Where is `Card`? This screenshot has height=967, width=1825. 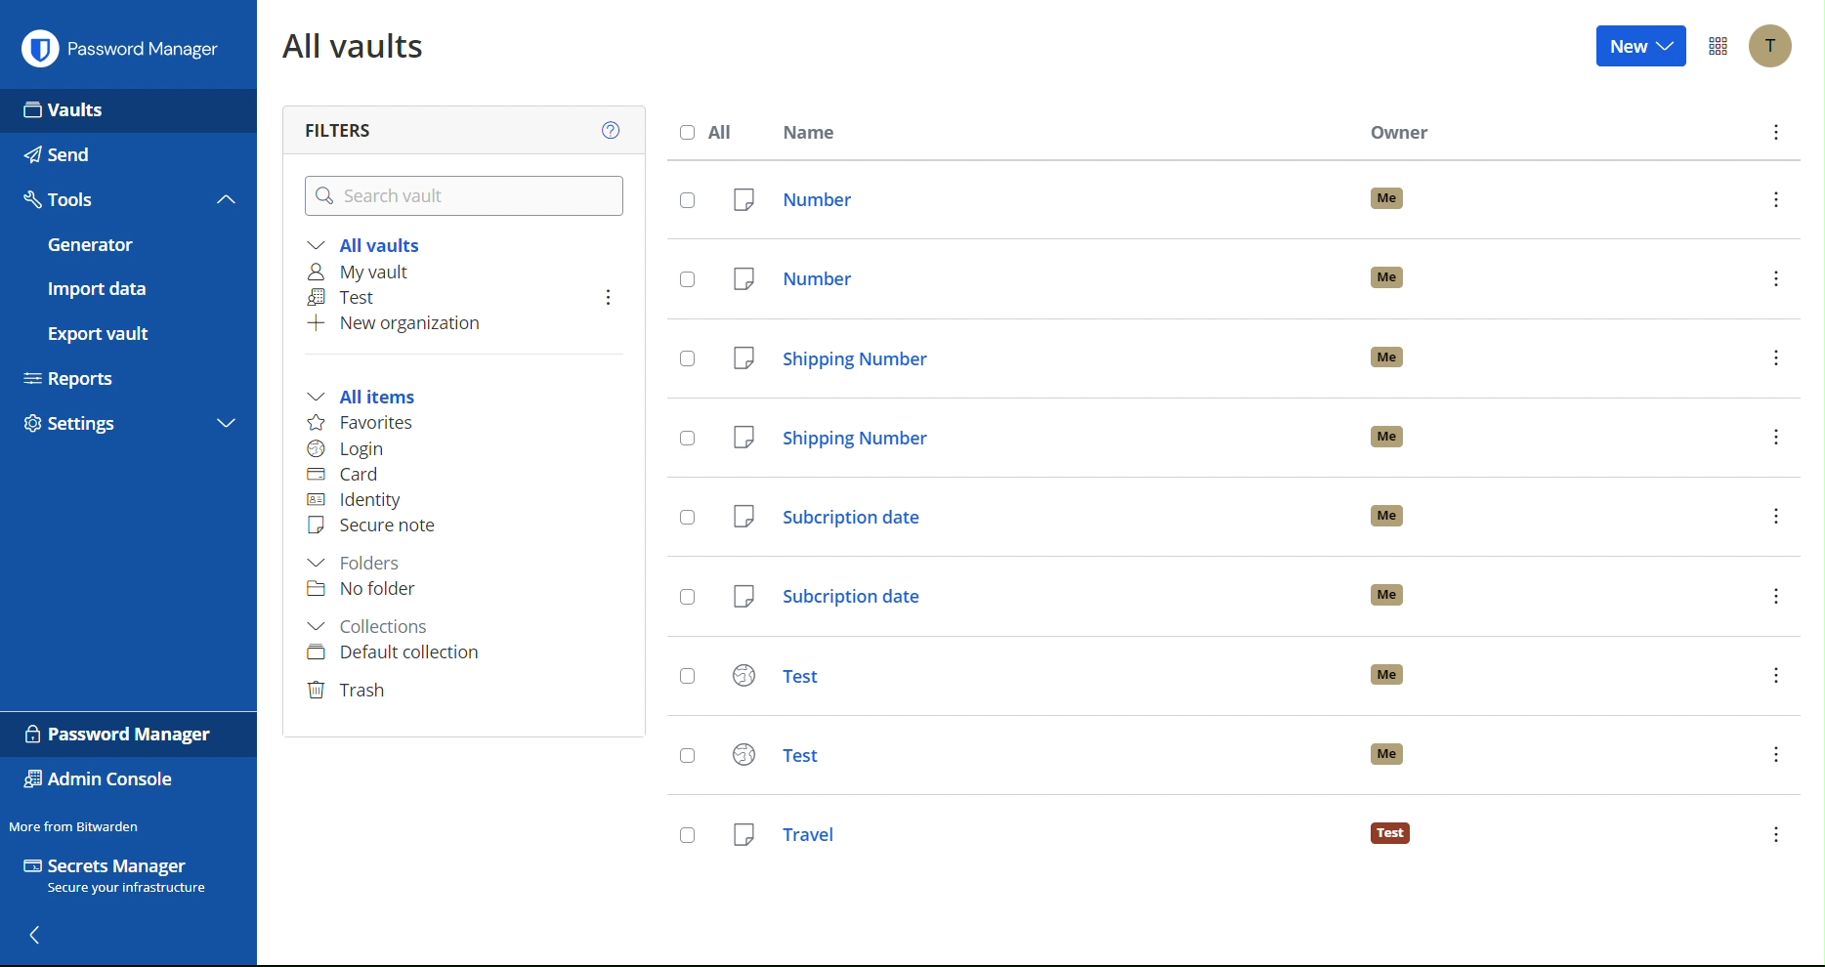
Card is located at coordinates (350, 476).